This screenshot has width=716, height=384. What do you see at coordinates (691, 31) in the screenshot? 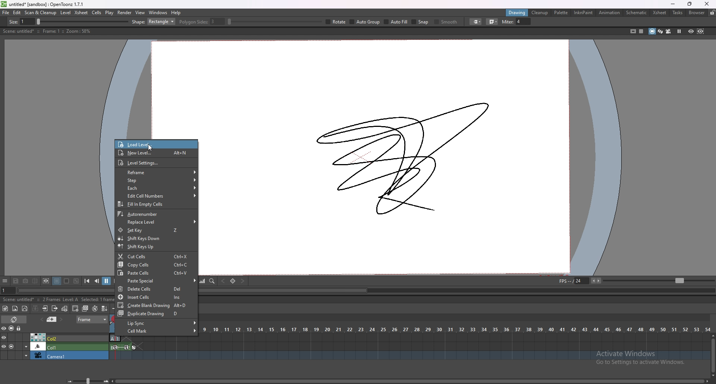
I see `preview` at bounding box center [691, 31].